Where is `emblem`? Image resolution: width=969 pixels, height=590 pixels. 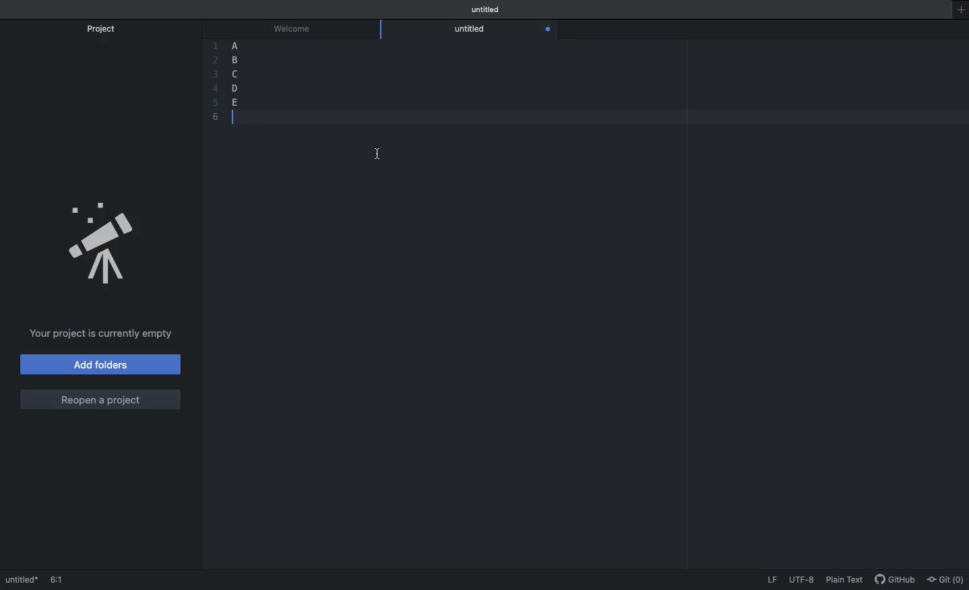 emblem is located at coordinates (107, 246).